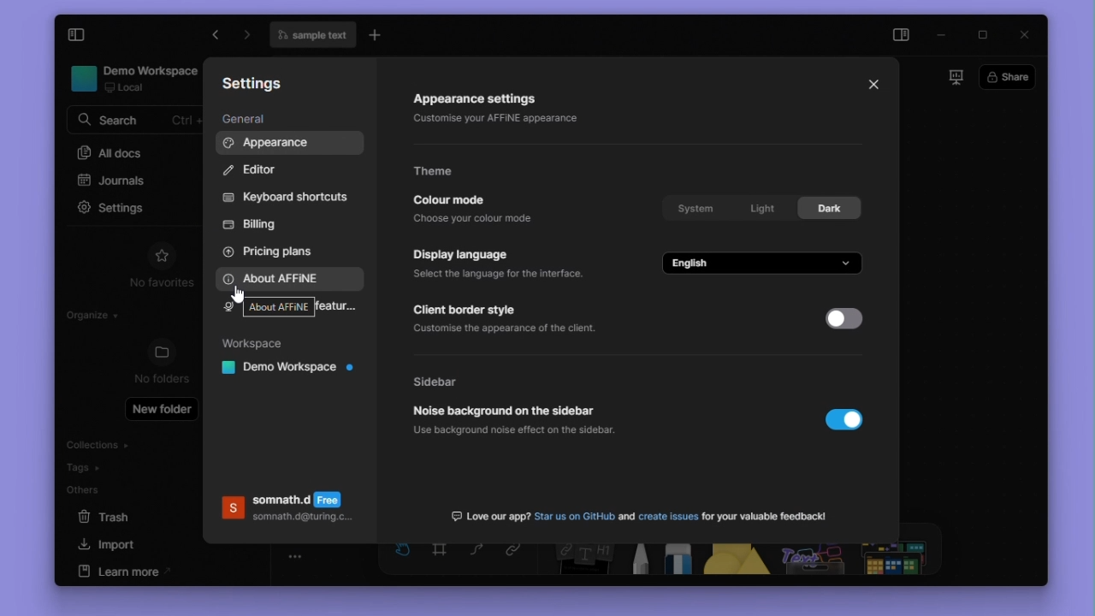 The image size is (1095, 616). Describe the element at coordinates (234, 296) in the screenshot. I see `cursor` at that location.